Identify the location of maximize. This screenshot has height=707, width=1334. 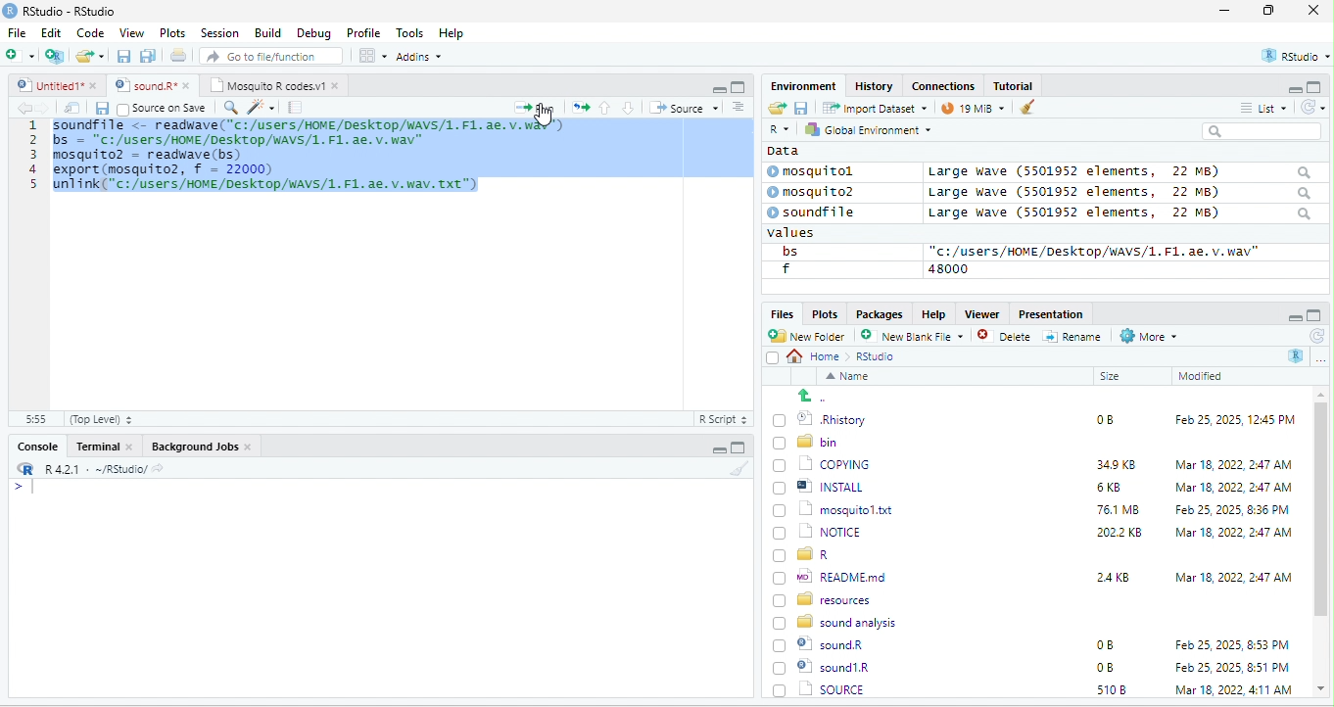
(1314, 315).